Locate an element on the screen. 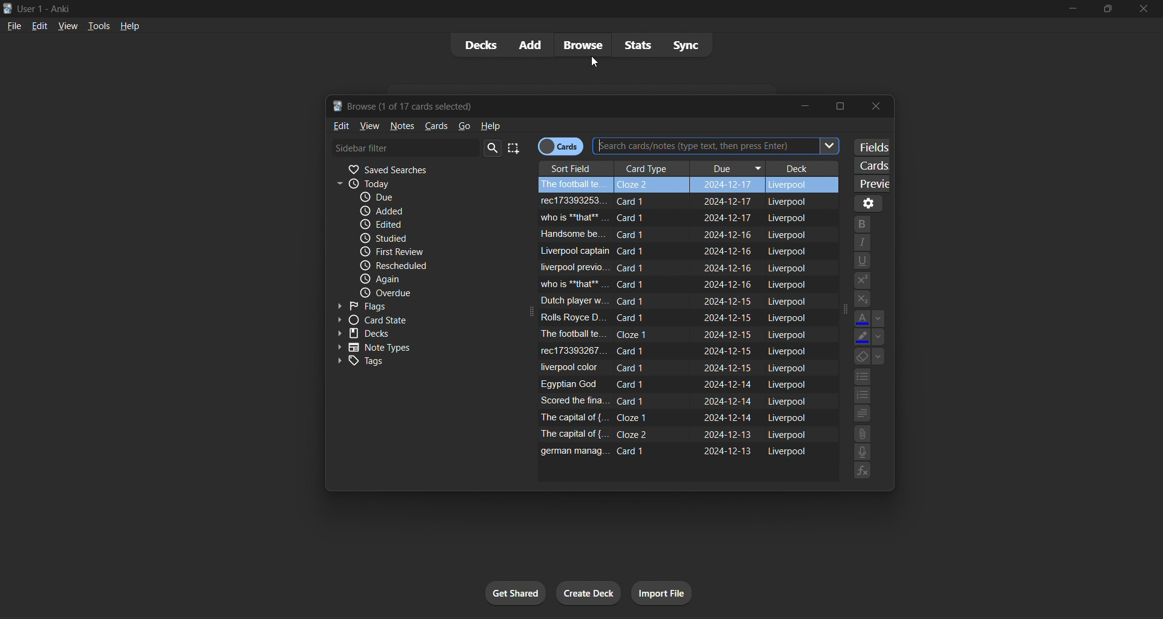 The width and height of the screenshot is (1163, 619). options is located at coordinates (881, 338).